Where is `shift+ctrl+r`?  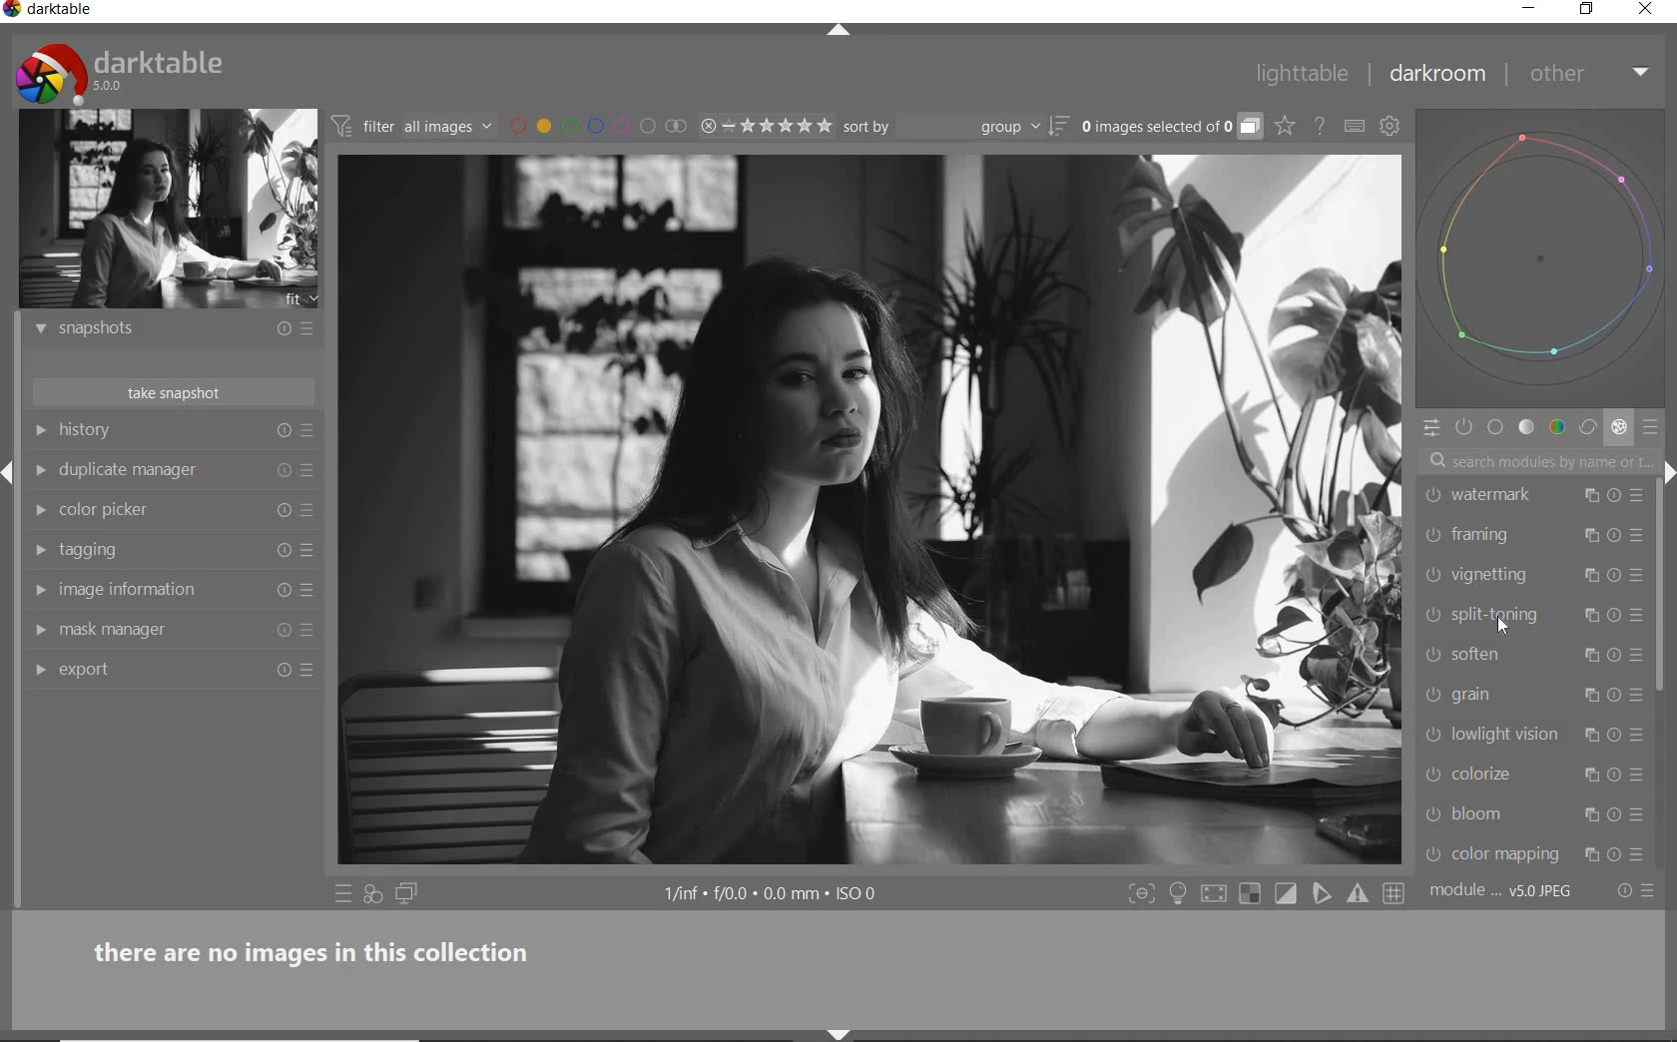
shift+ctrl+r is located at coordinates (1667, 466).